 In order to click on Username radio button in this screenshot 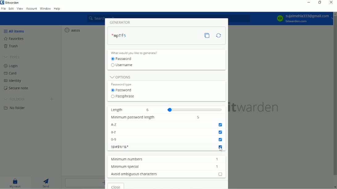, I will do `click(123, 65)`.